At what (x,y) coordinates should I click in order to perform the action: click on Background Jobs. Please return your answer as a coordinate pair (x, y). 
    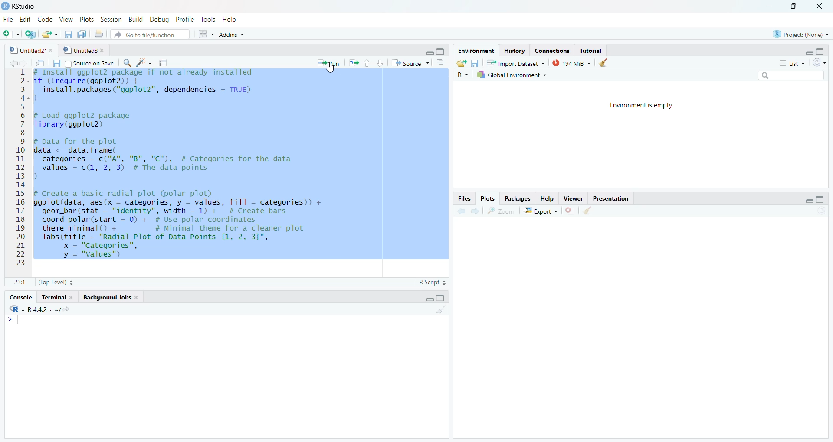
    Looking at the image, I should click on (112, 299).